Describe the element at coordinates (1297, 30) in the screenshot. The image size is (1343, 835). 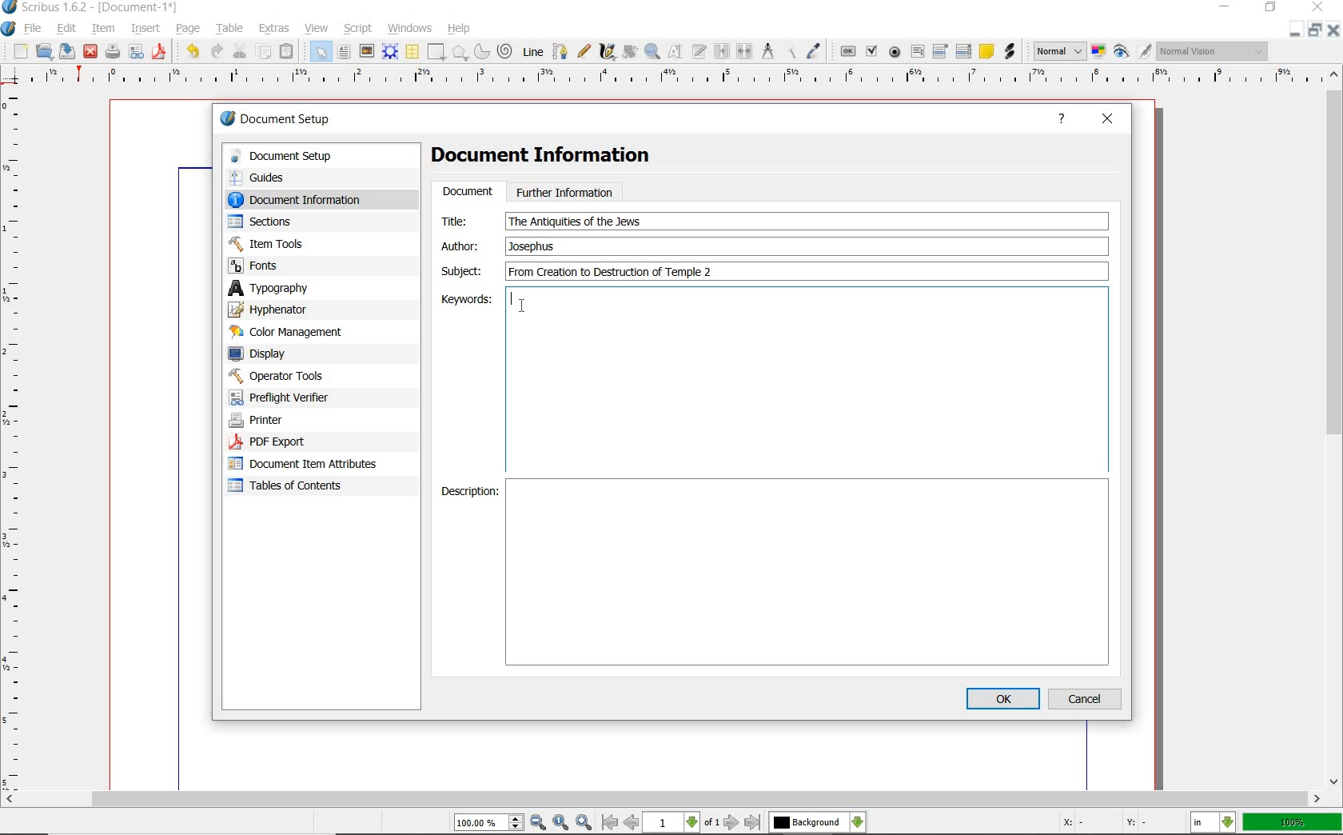
I see `minimize` at that location.